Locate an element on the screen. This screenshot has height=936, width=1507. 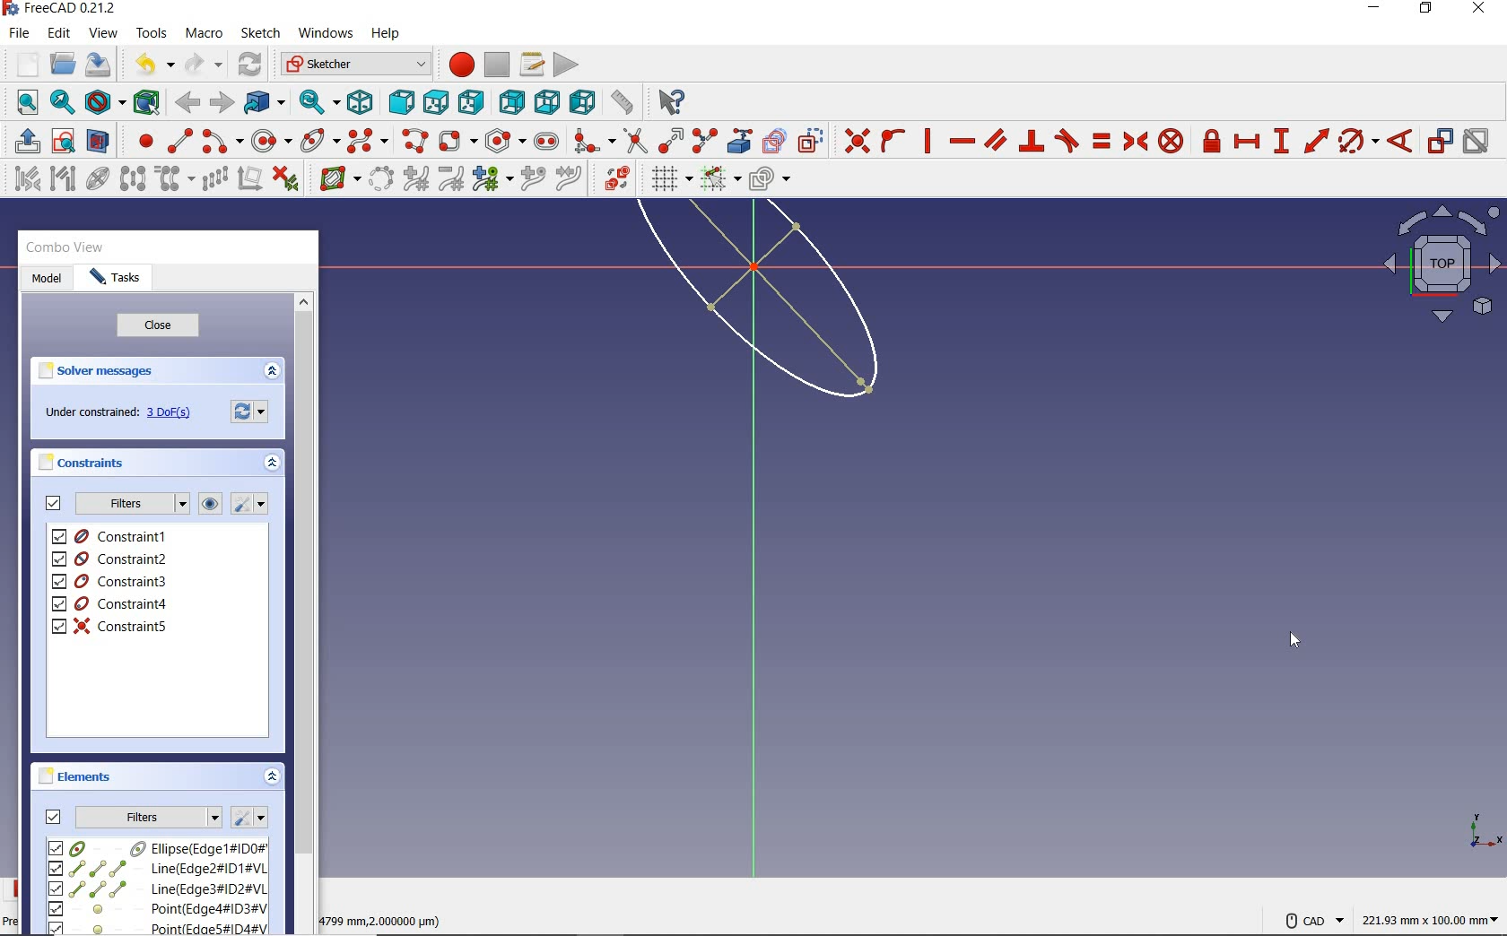
bottom is located at coordinates (547, 100).